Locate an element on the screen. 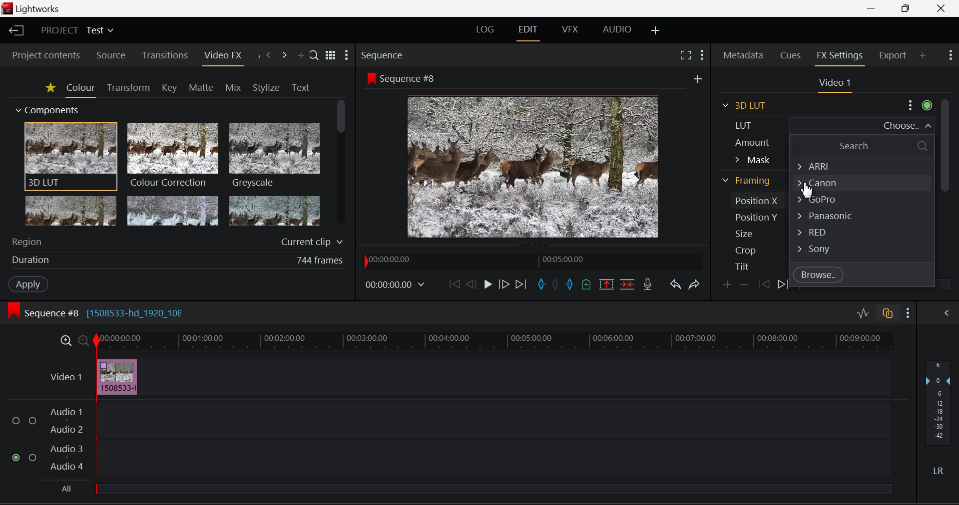 Image resolution: width=959 pixels, height=505 pixels. Sequence #8 is located at coordinates (402, 78).